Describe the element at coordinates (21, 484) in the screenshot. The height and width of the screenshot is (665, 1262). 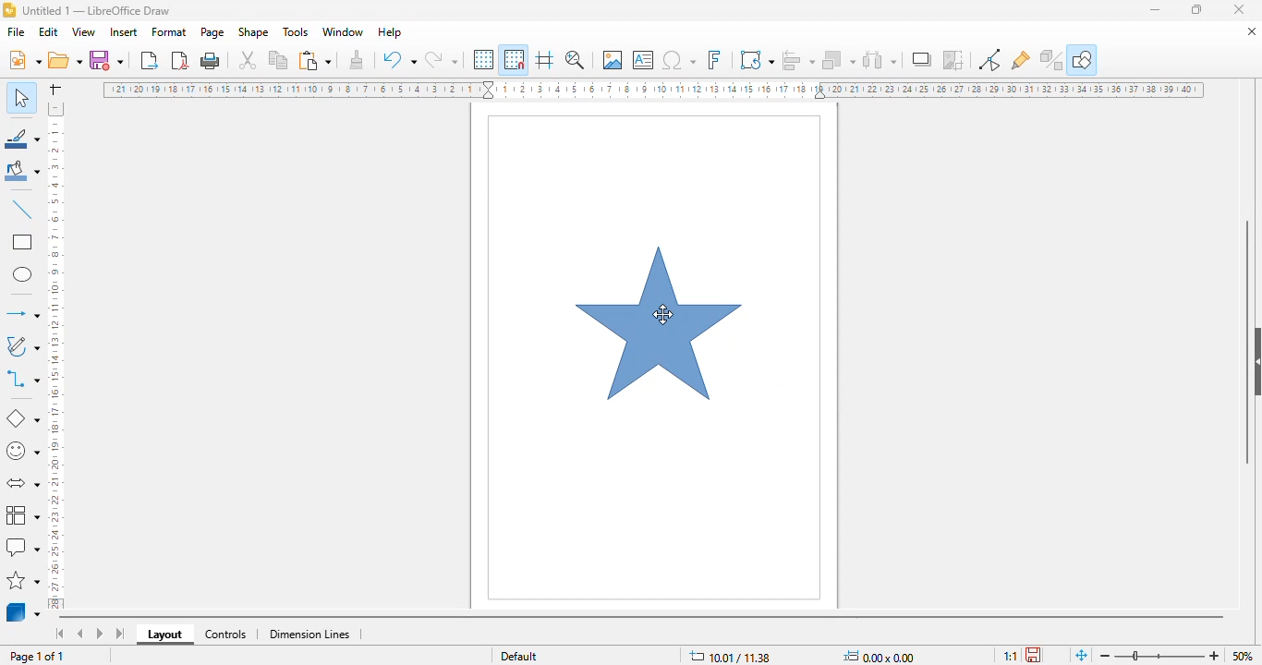
I see `block arrows` at that location.